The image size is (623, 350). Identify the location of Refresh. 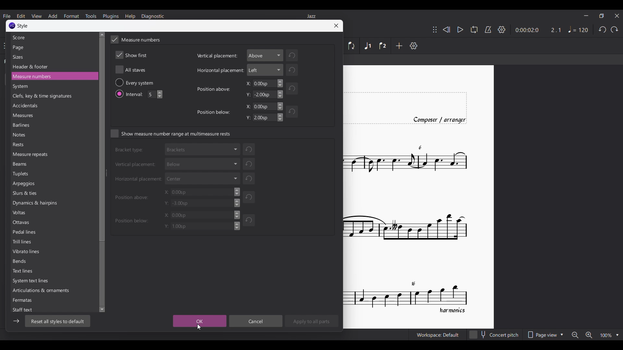
(250, 219).